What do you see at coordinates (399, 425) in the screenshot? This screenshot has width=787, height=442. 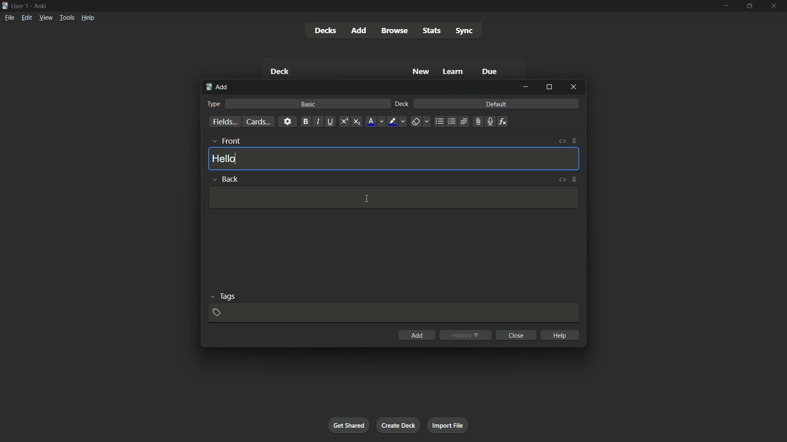 I see `create deck` at bounding box center [399, 425].